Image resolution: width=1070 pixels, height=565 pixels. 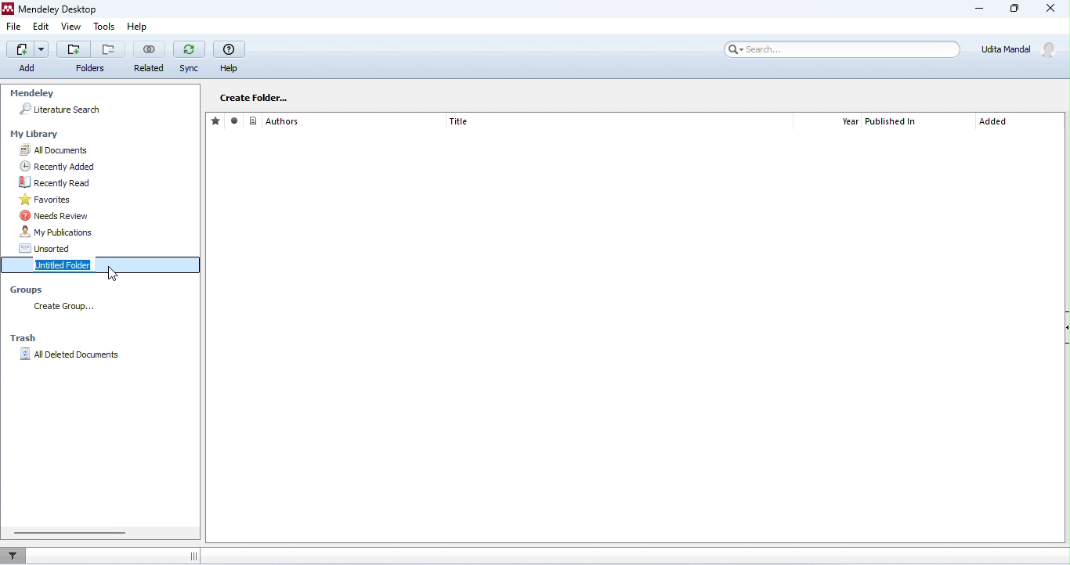 I want to click on favorite, so click(x=217, y=121).